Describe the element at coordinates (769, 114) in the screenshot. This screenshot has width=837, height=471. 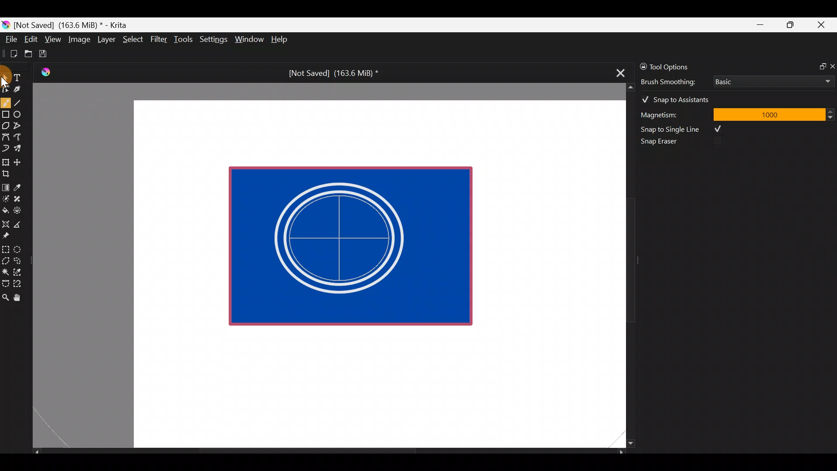
I see `1000` at that location.